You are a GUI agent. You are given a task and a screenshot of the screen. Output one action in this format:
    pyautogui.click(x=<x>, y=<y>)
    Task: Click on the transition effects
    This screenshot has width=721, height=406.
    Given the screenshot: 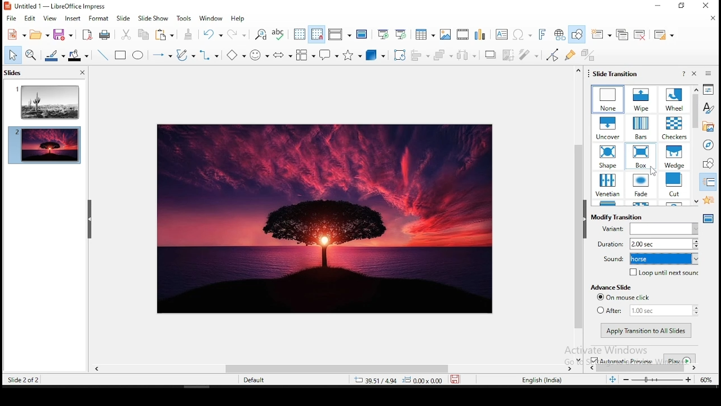 What is the action you would take?
    pyautogui.click(x=673, y=128)
    